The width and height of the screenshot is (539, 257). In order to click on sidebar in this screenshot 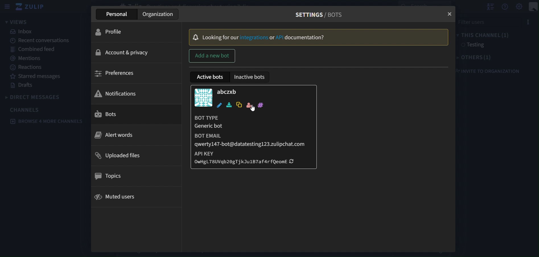, I will do `click(7, 7)`.